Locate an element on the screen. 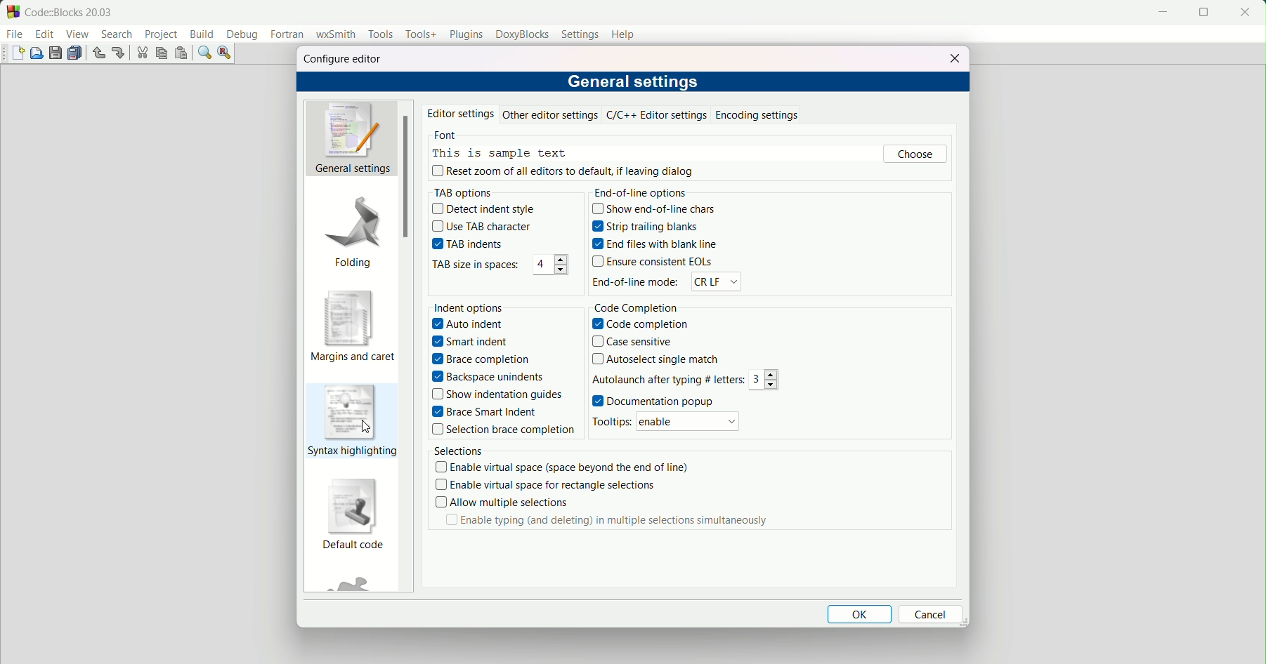 The height and width of the screenshot is (664, 1266). end of line mode is located at coordinates (634, 283).